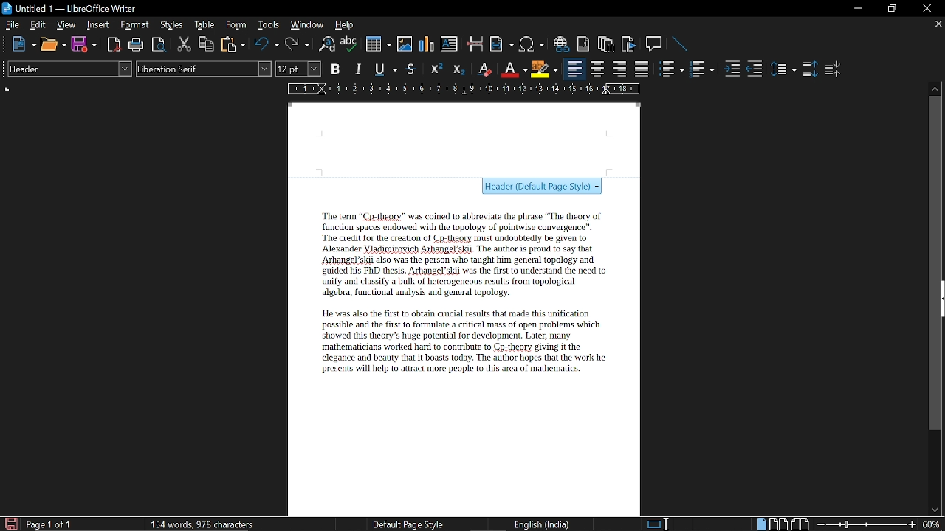  I want to click on Insert text, so click(449, 44).